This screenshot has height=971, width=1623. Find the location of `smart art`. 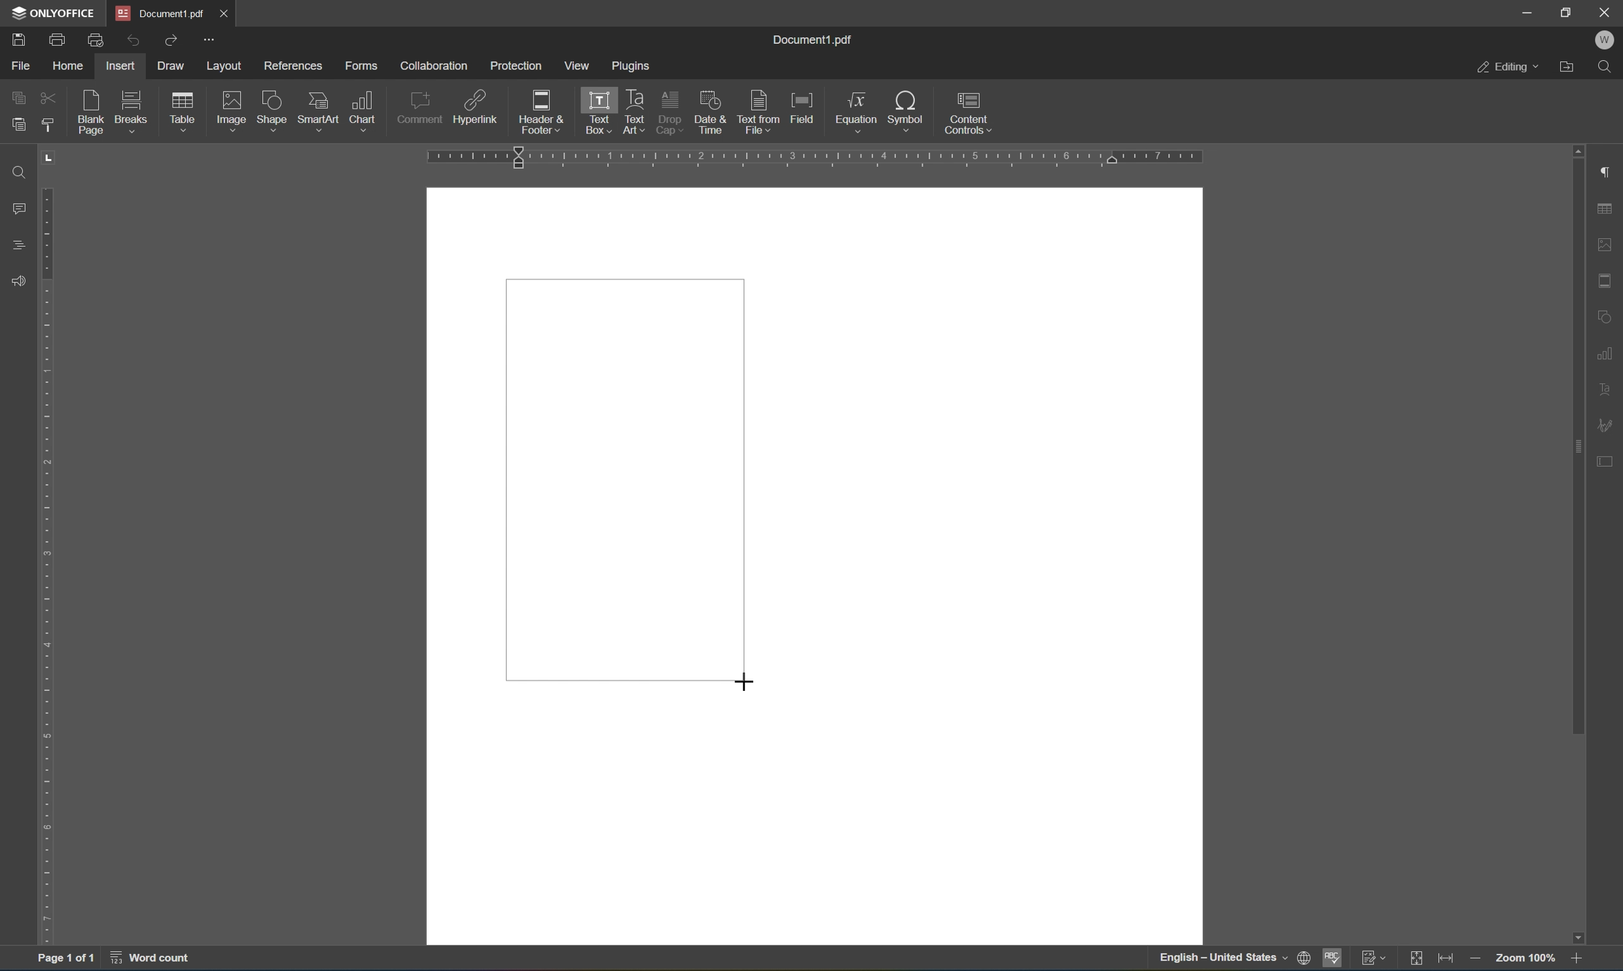

smart art is located at coordinates (320, 111).